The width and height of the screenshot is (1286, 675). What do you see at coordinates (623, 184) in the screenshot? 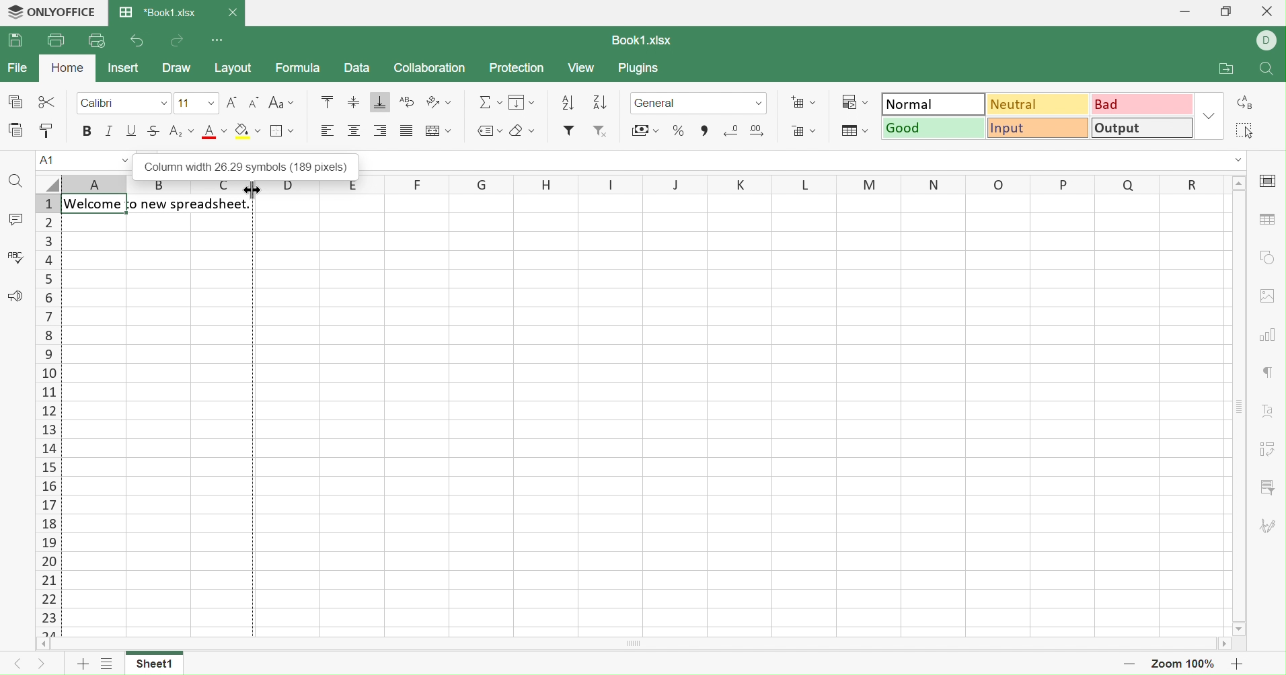
I see `Column Names` at bounding box center [623, 184].